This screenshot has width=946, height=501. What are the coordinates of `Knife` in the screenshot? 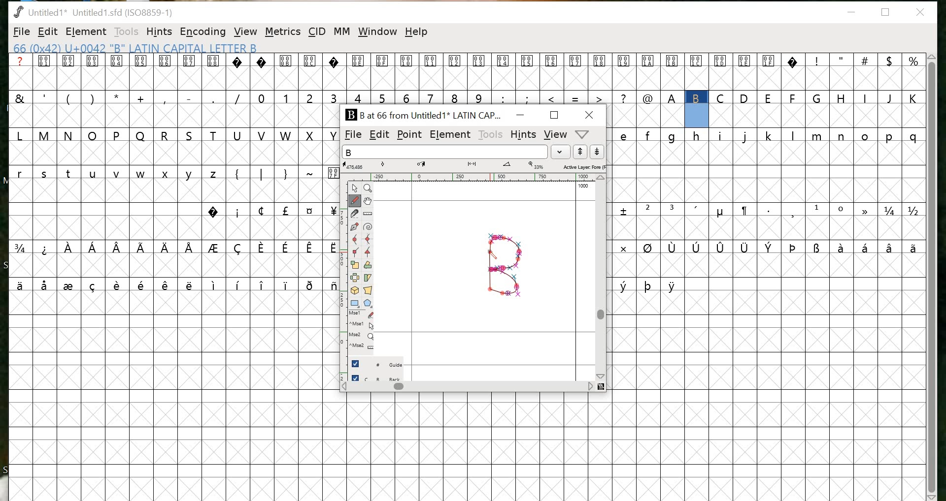 It's located at (355, 215).